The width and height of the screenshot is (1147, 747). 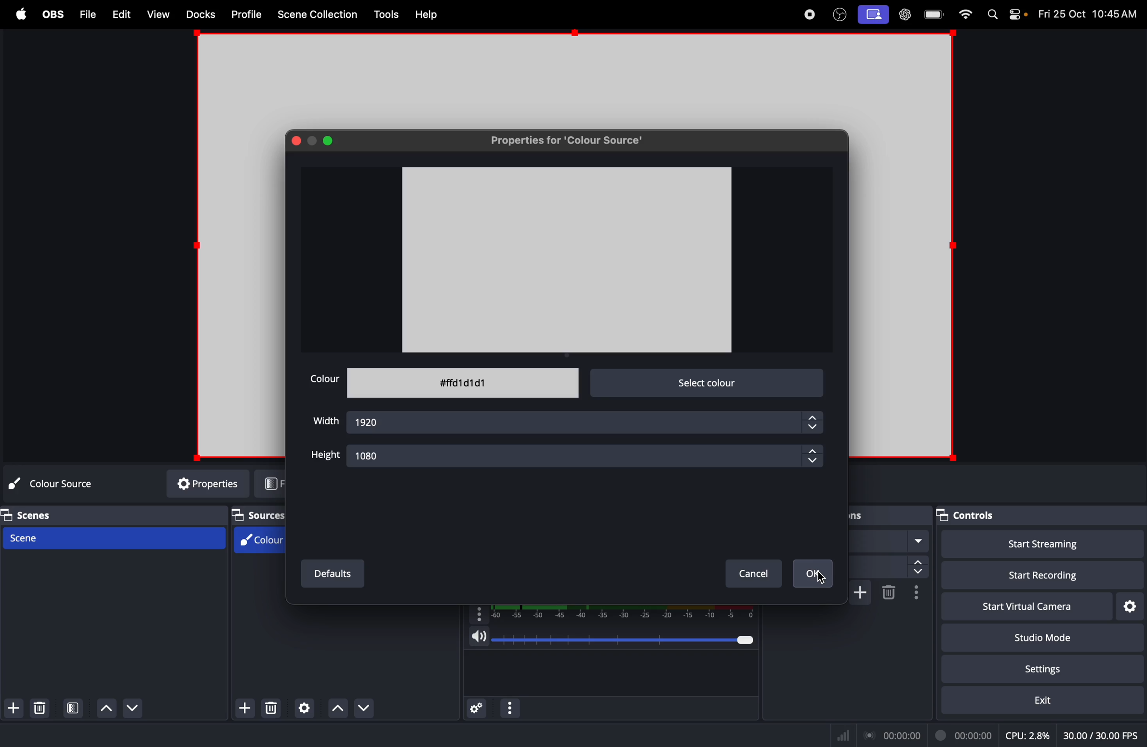 What do you see at coordinates (930, 735) in the screenshot?
I see `record time` at bounding box center [930, 735].